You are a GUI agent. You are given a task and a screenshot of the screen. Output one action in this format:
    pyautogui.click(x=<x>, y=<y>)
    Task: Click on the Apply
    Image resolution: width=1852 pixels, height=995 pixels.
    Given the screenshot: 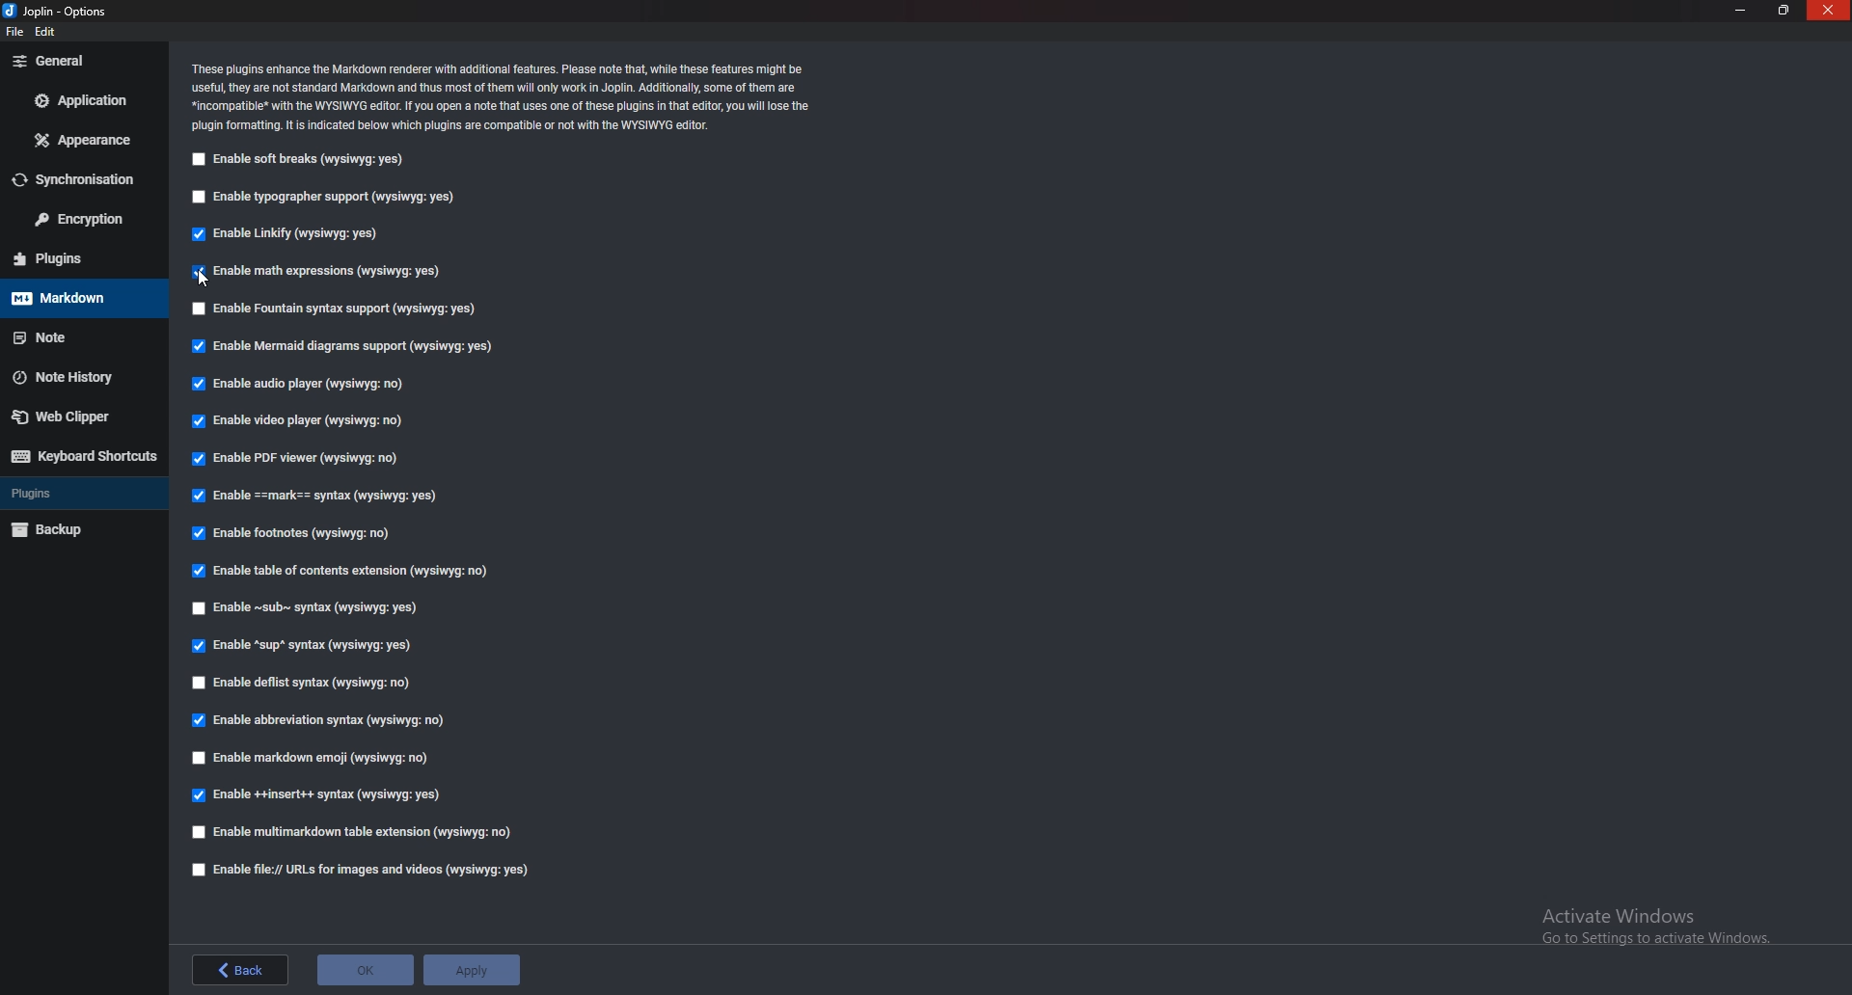 What is the action you would take?
    pyautogui.click(x=471, y=969)
    